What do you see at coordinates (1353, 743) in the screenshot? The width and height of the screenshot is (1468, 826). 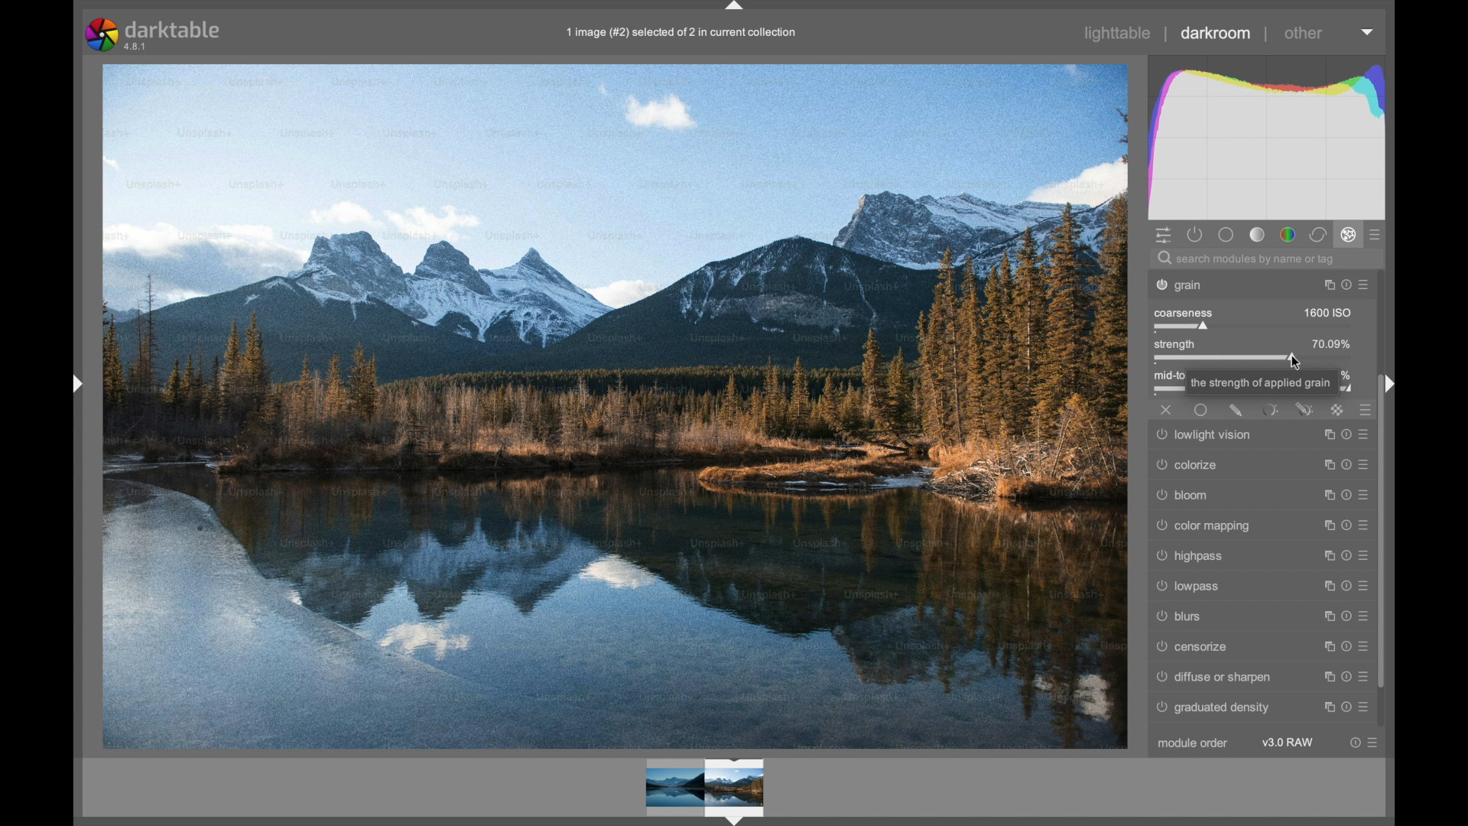 I see `reset parameters` at bounding box center [1353, 743].